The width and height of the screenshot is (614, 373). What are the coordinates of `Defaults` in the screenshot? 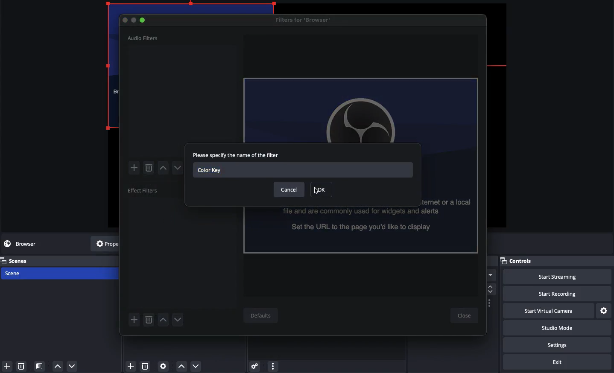 It's located at (263, 316).